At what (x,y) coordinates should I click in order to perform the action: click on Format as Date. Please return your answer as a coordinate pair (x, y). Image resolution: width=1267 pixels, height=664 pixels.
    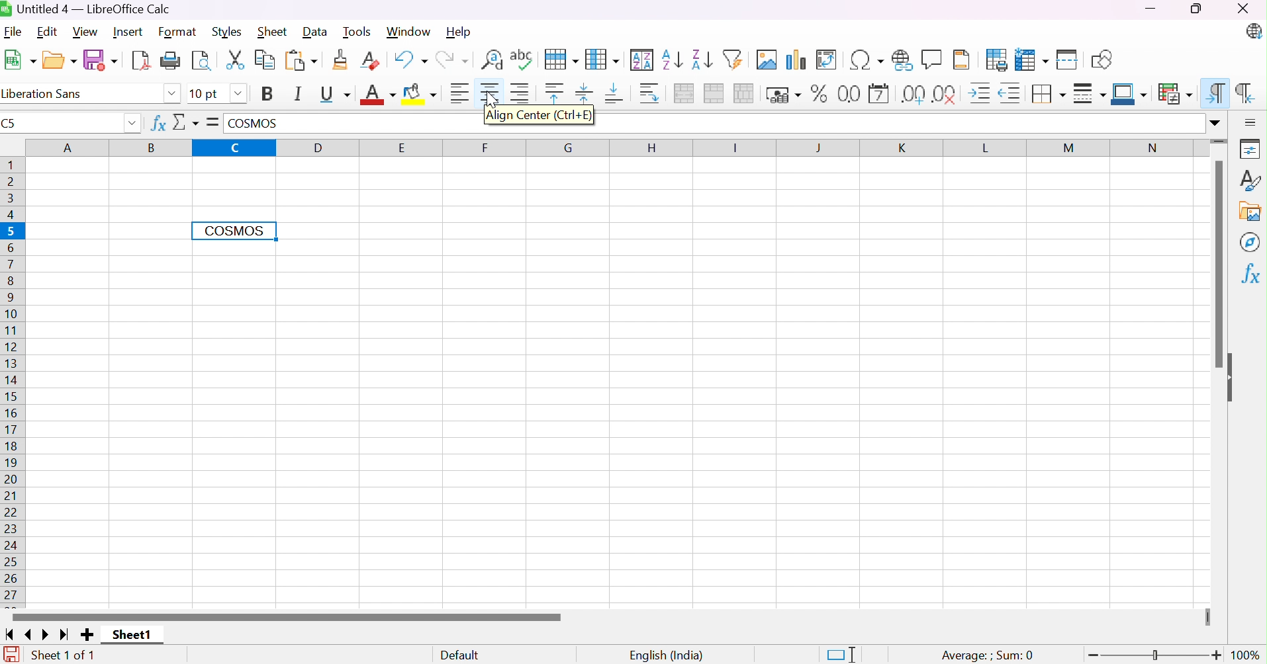
    Looking at the image, I should click on (879, 93).